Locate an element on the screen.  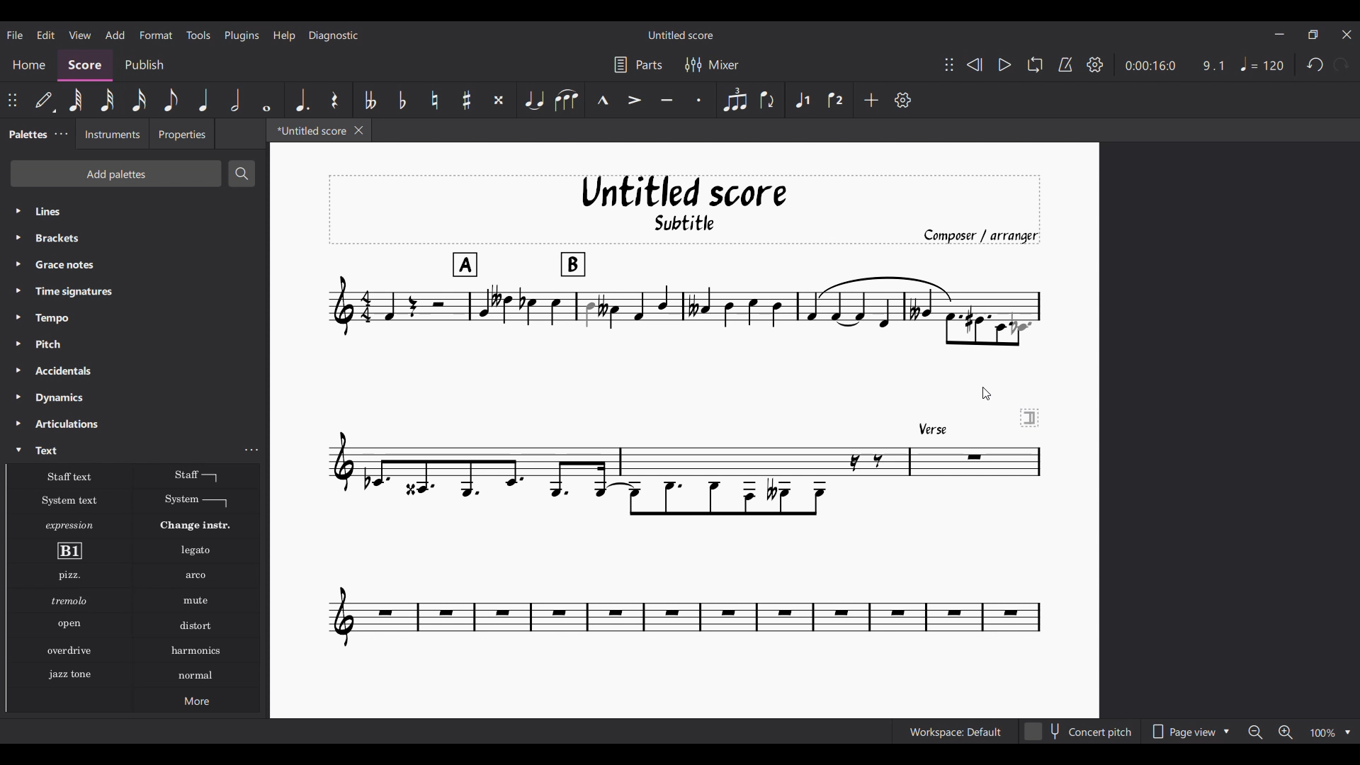
Harmonics is located at coordinates (195, 651).